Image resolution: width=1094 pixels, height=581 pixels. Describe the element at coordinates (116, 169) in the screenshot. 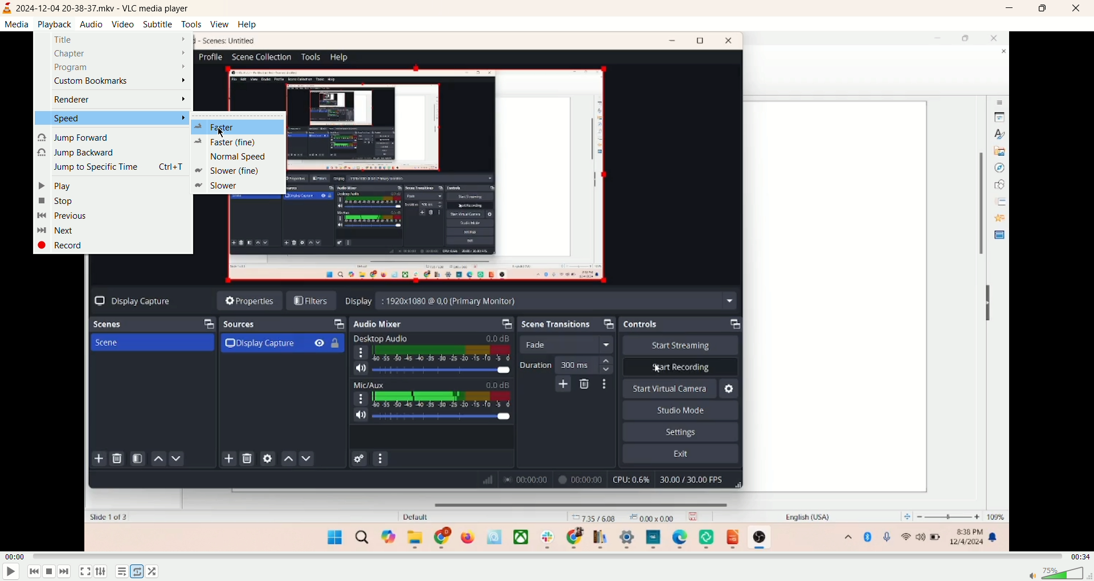

I see `jump to specific time` at that location.